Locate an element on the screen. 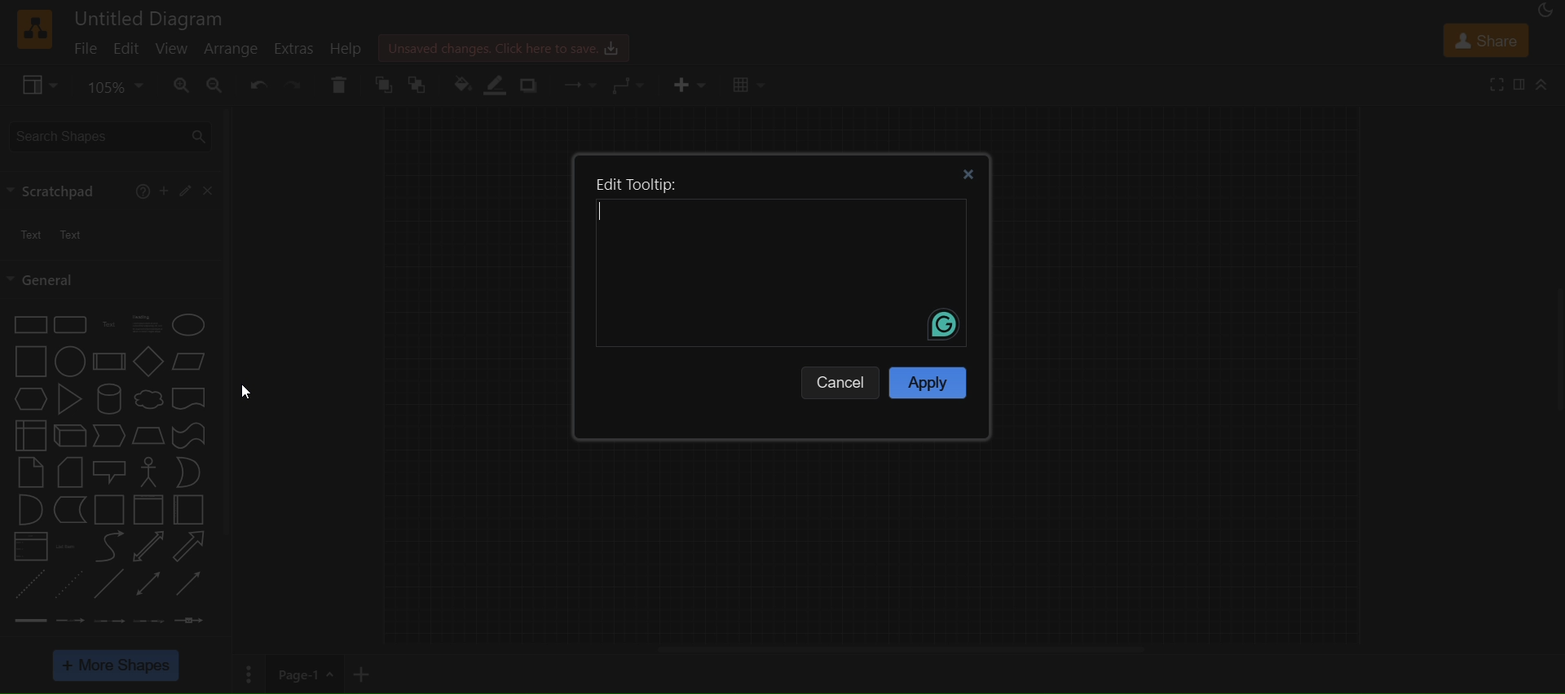  zoom in  is located at coordinates (183, 84).